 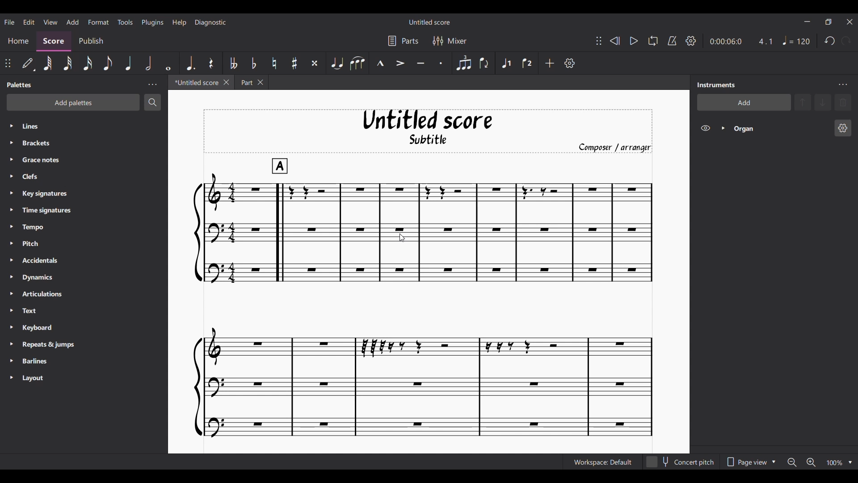 What do you see at coordinates (179, 22) in the screenshot?
I see `Help menu` at bounding box center [179, 22].